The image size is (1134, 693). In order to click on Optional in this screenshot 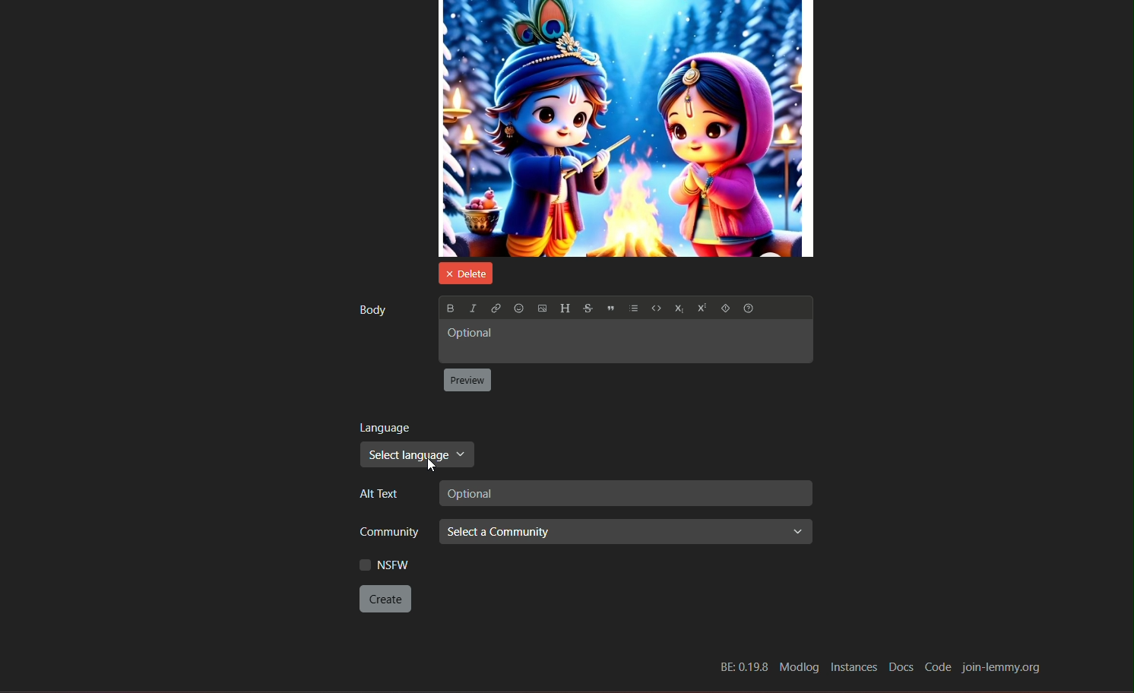, I will do `click(624, 343)`.